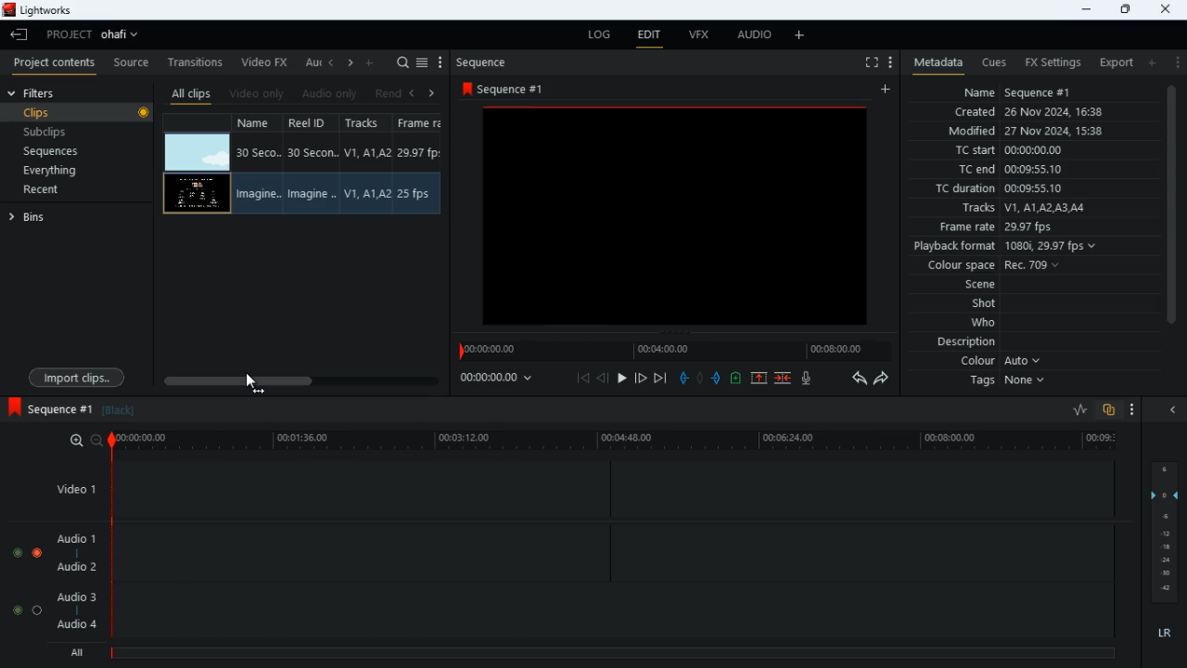 This screenshot has width=1187, height=668. What do you see at coordinates (620, 379) in the screenshot?
I see `play` at bounding box center [620, 379].